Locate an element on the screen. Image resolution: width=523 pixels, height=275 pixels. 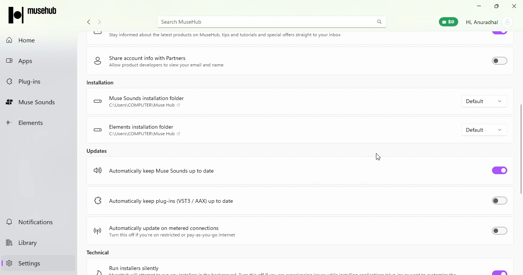
Toggle is located at coordinates (499, 230).